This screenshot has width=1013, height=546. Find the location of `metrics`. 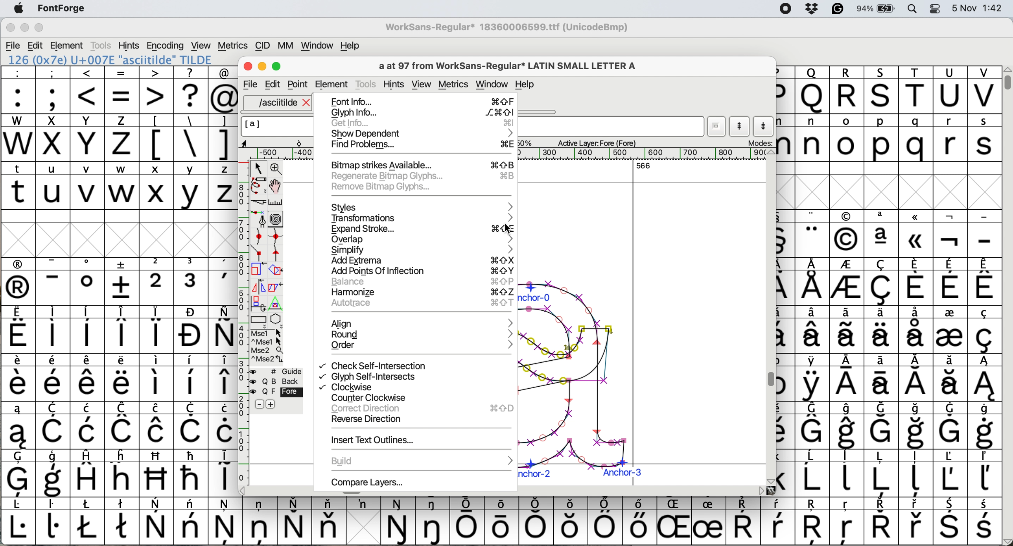

metrics is located at coordinates (456, 85).